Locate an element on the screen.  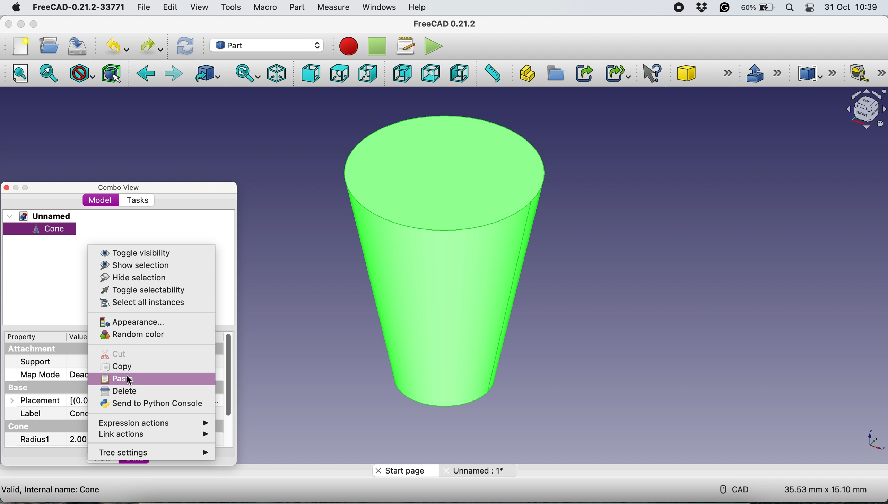
spotlight search is located at coordinates (790, 8).